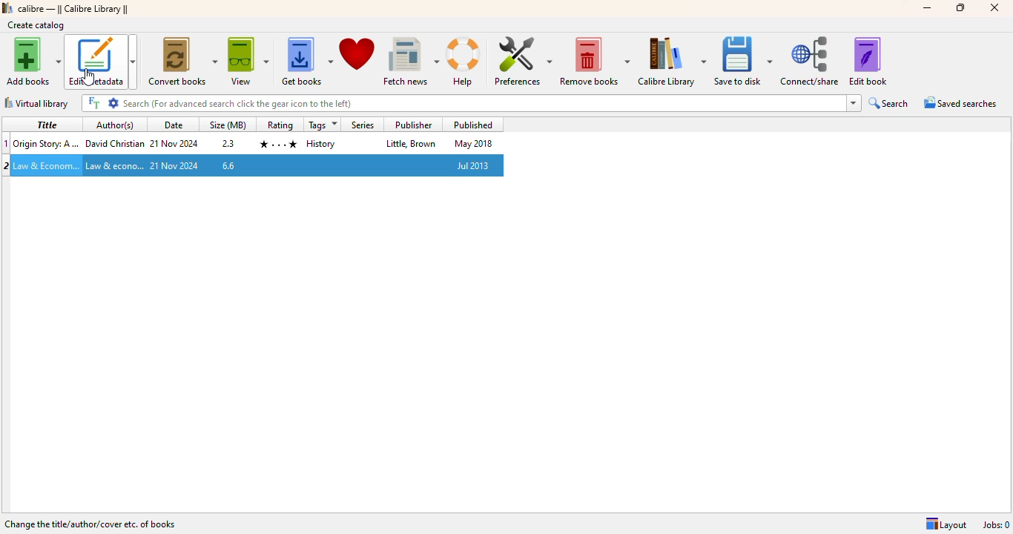 This screenshot has height=534, width=1013. What do you see at coordinates (7, 165) in the screenshot?
I see `2` at bounding box center [7, 165].